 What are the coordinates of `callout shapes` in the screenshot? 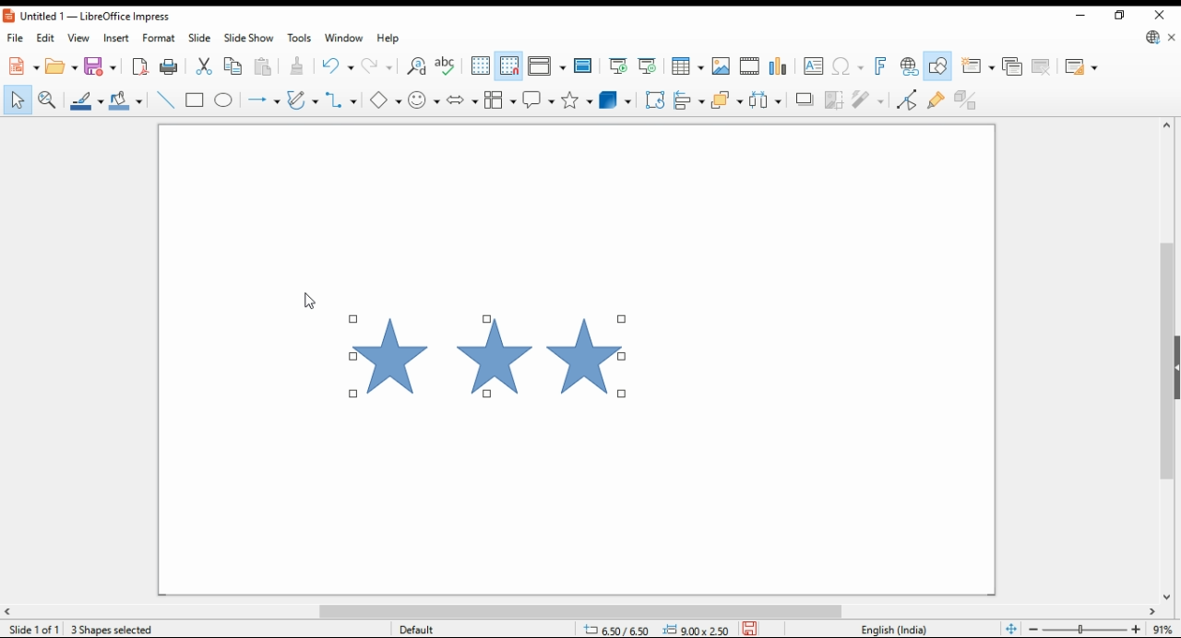 It's located at (538, 100).